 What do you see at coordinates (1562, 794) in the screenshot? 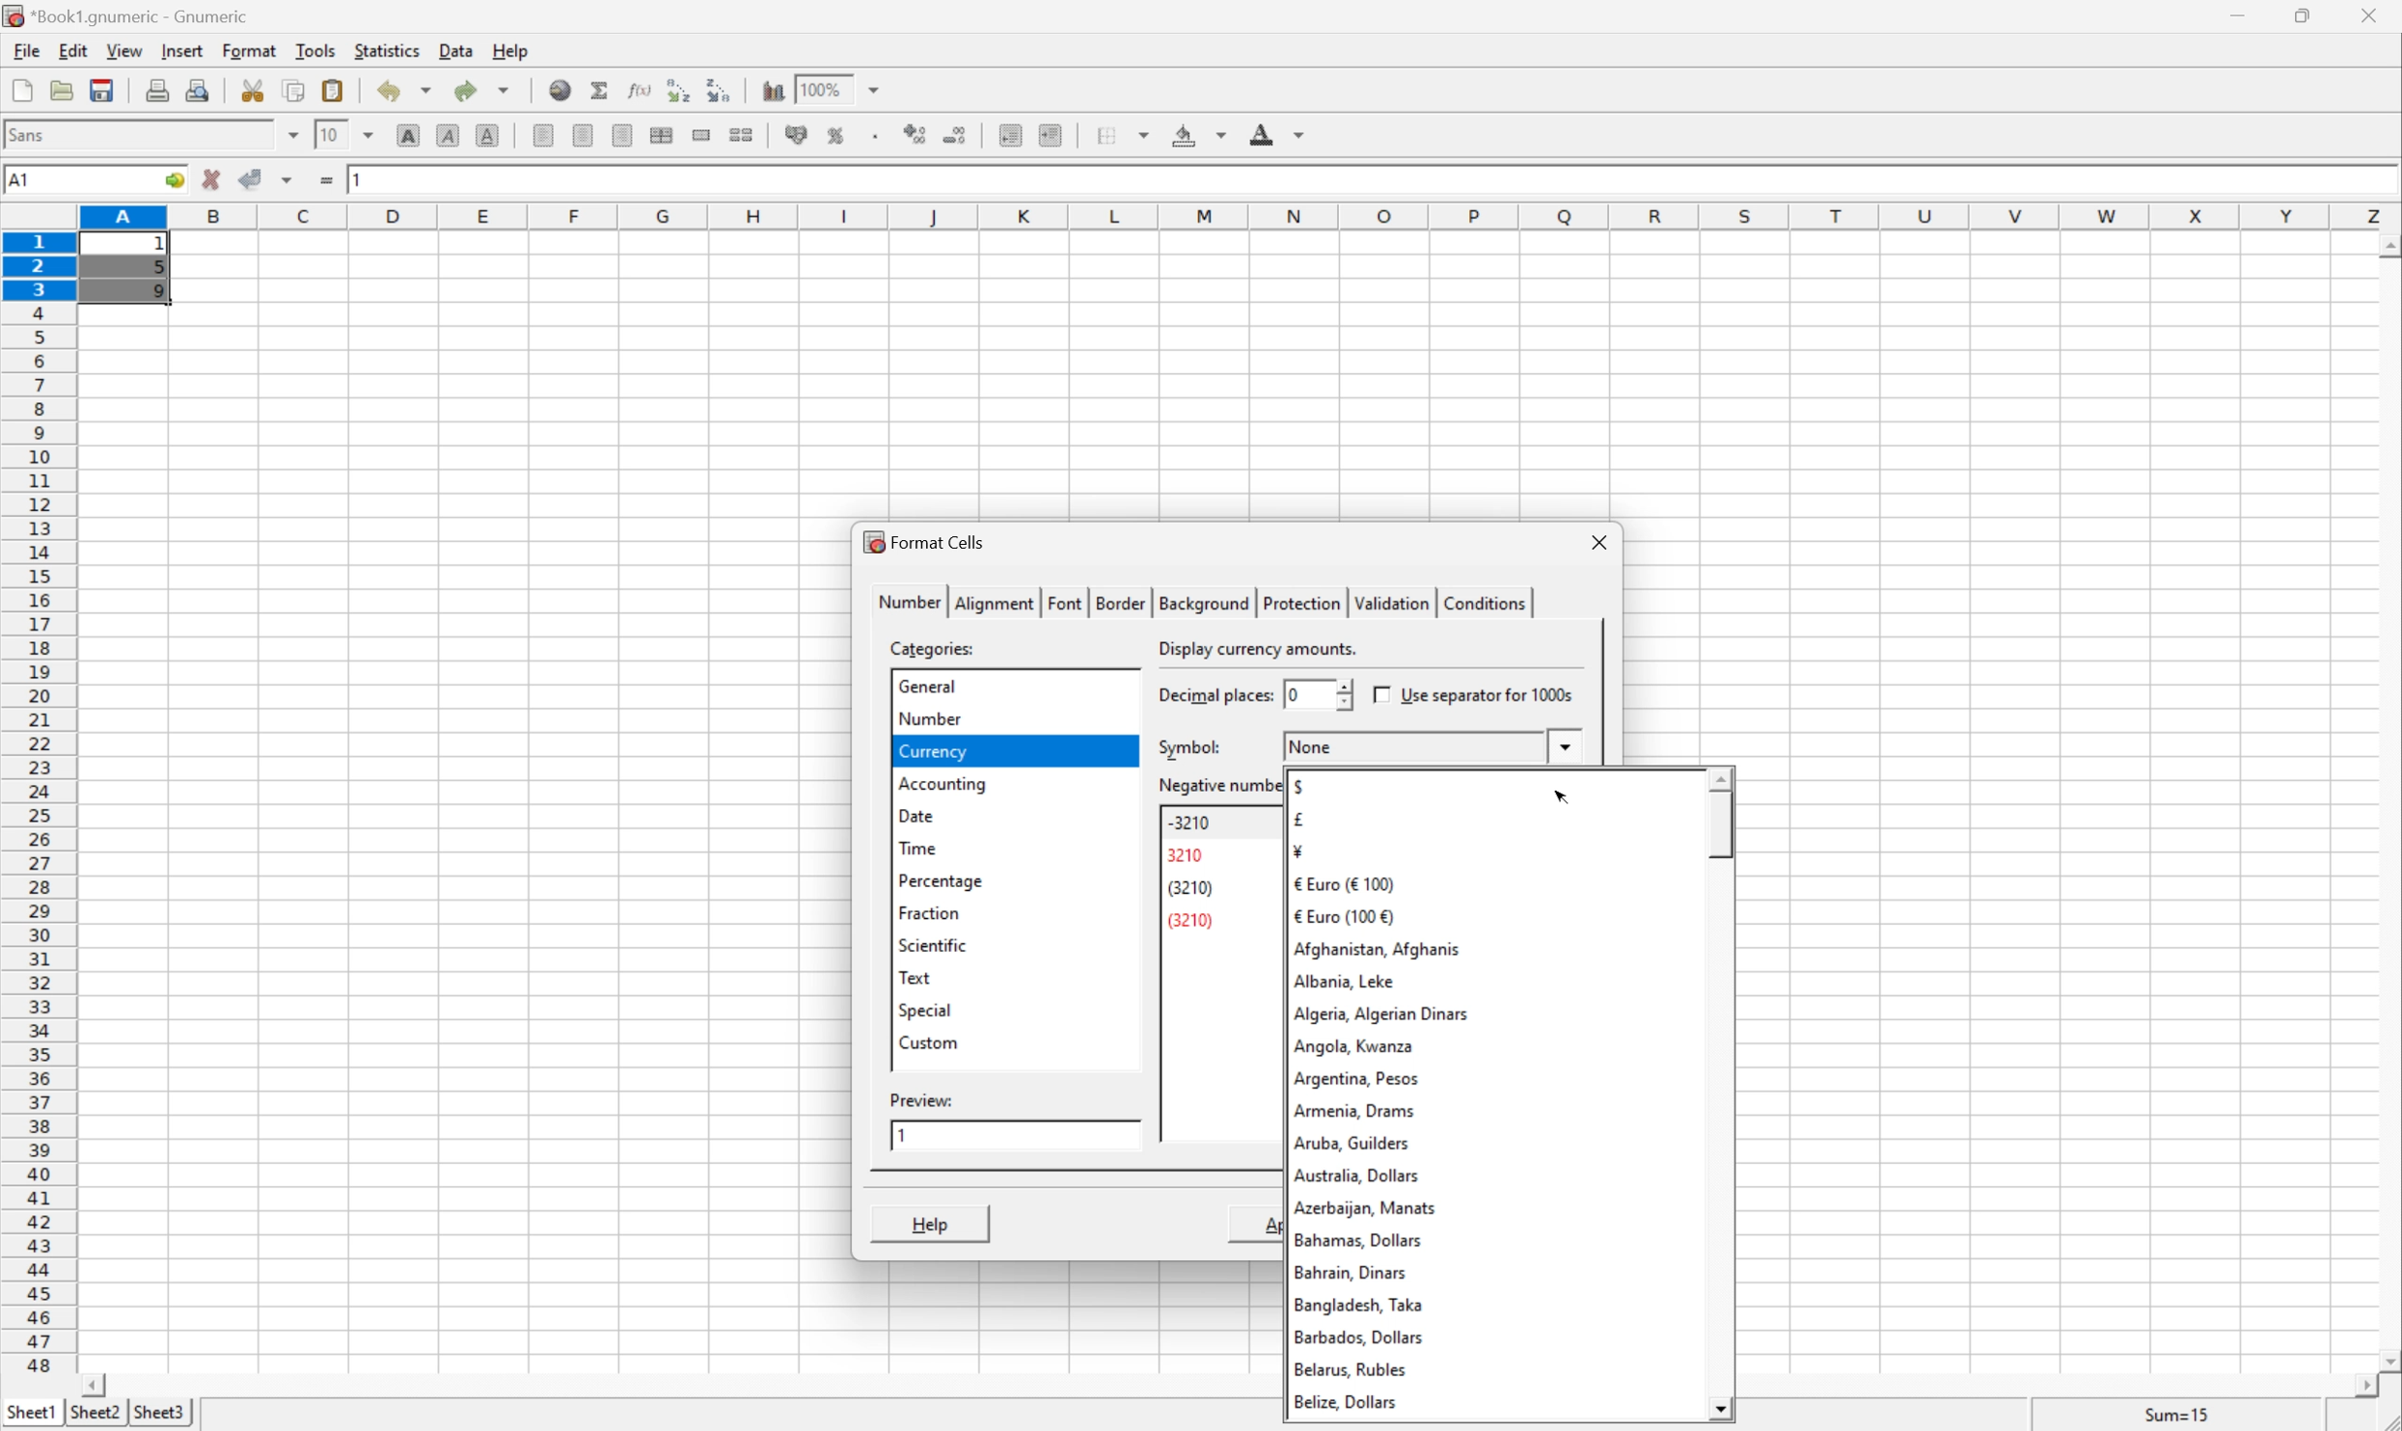
I see `cursor` at bounding box center [1562, 794].